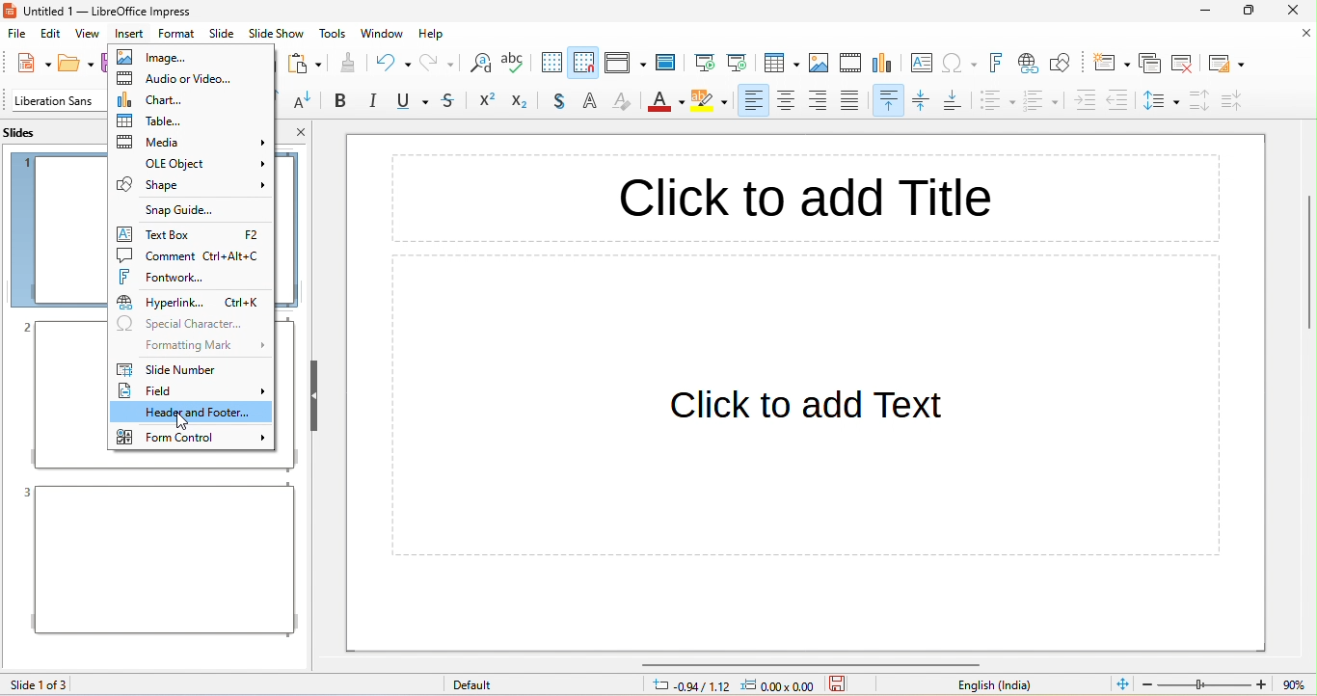 This screenshot has width=1317, height=696. I want to click on slide layout, so click(1227, 62).